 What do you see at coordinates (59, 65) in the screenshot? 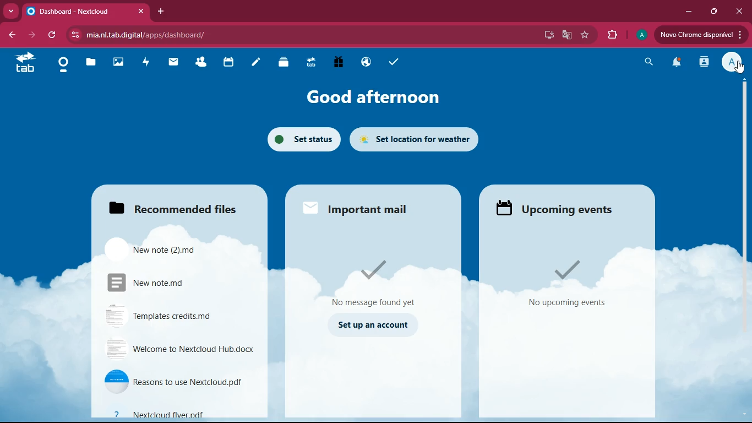
I see `home` at bounding box center [59, 65].